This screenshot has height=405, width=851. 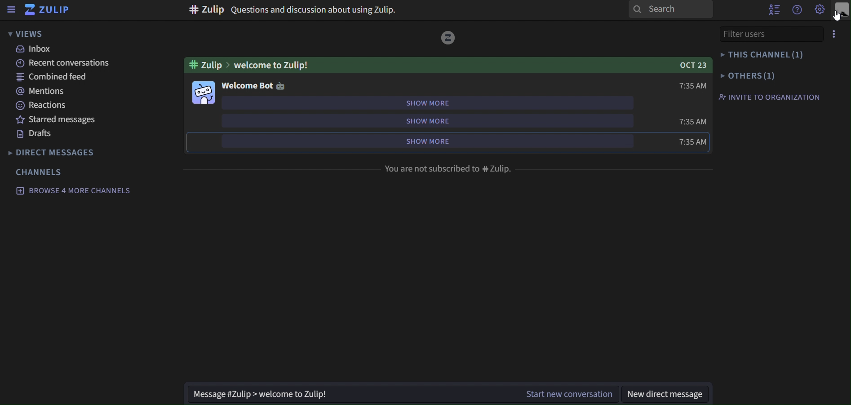 What do you see at coordinates (687, 142) in the screenshot?
I see `7:35 AM` at bounding box center [687, 142].